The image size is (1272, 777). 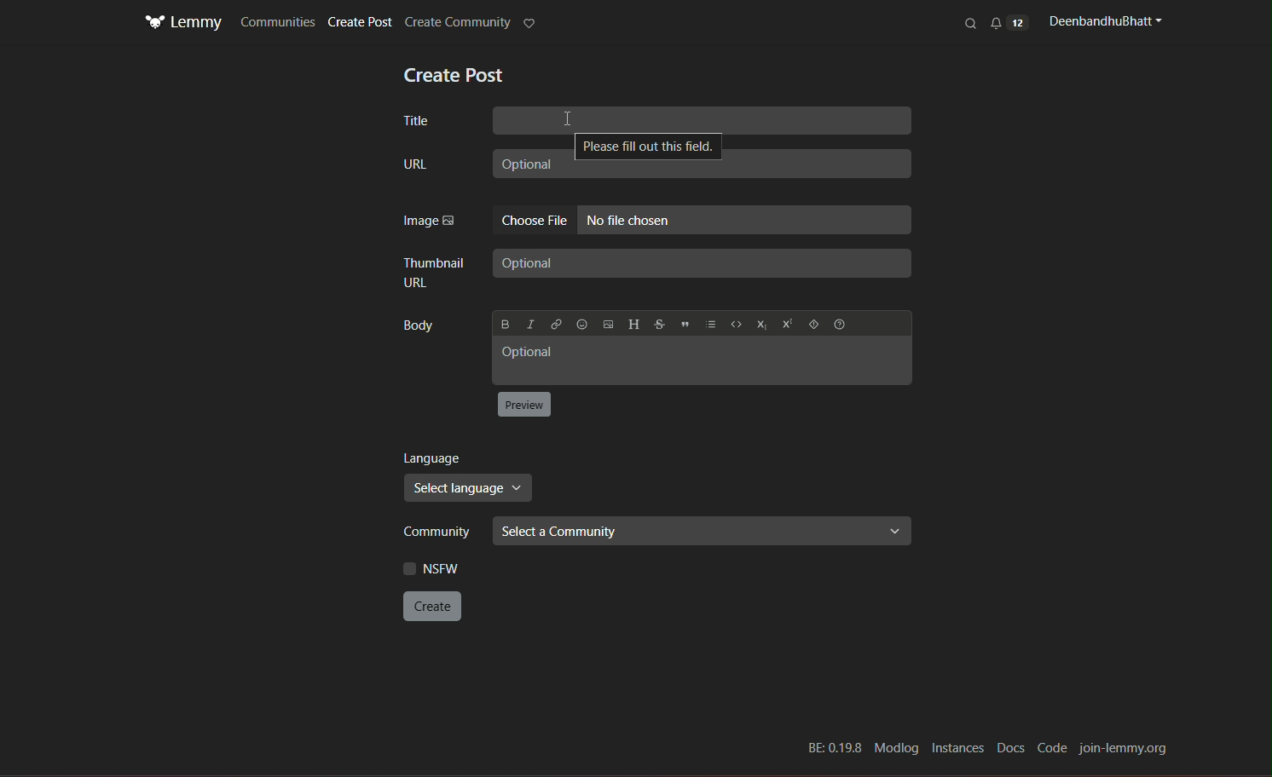 I want to click on Optional, so click(x=704, y=361).